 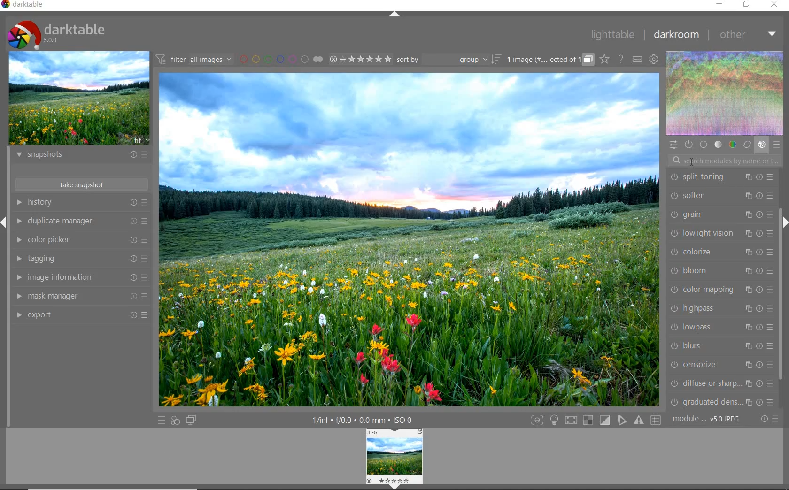 I want to click on quick access panel, so click(x=674, y=145).